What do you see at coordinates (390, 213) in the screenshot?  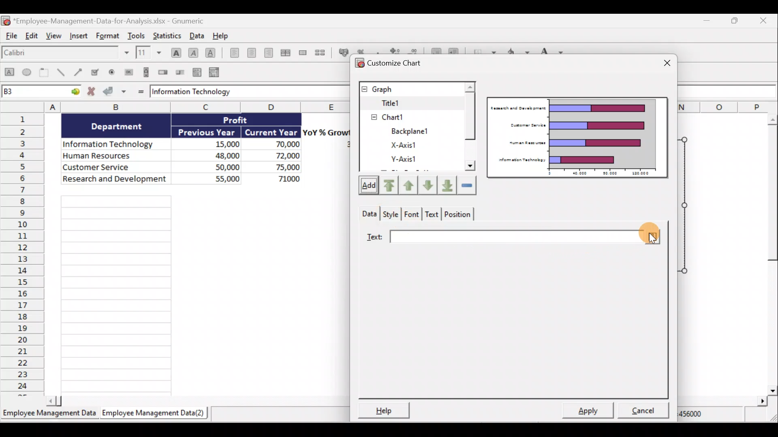 I see `Style` at bounding box center [390, 213].